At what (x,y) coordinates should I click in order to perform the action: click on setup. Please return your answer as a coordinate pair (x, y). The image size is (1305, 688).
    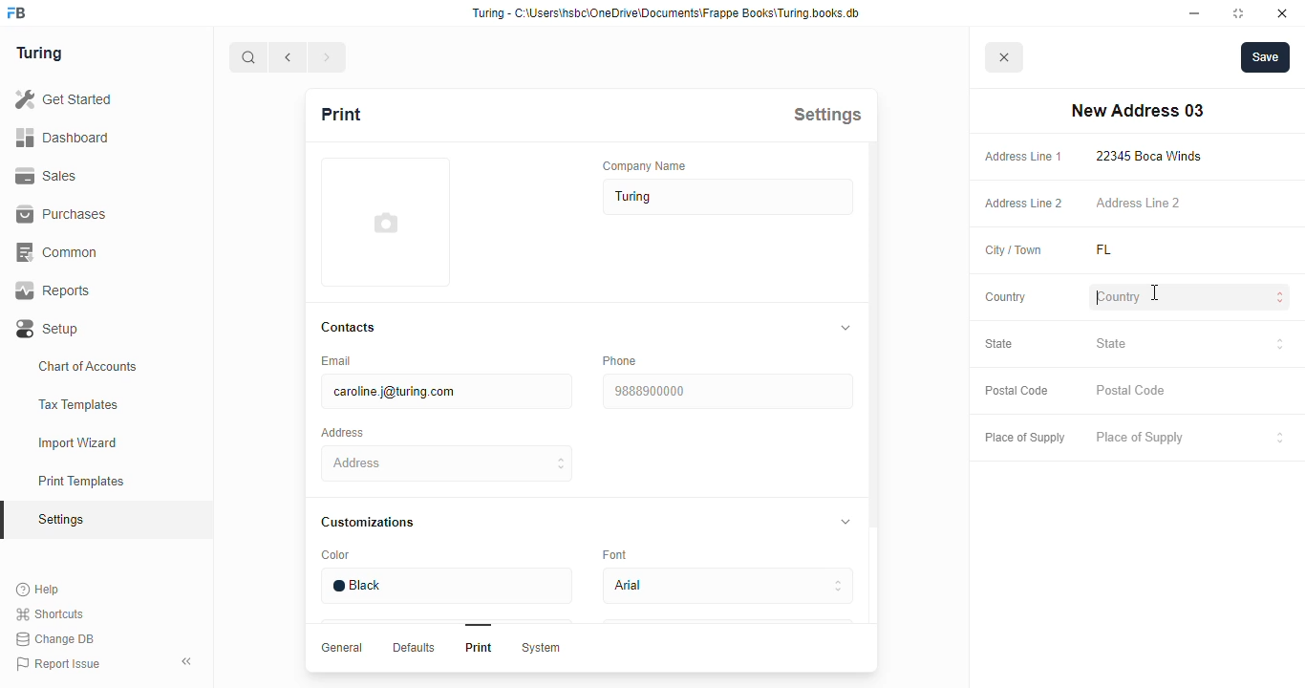
    Looking at the image, I should click on (49, 330).